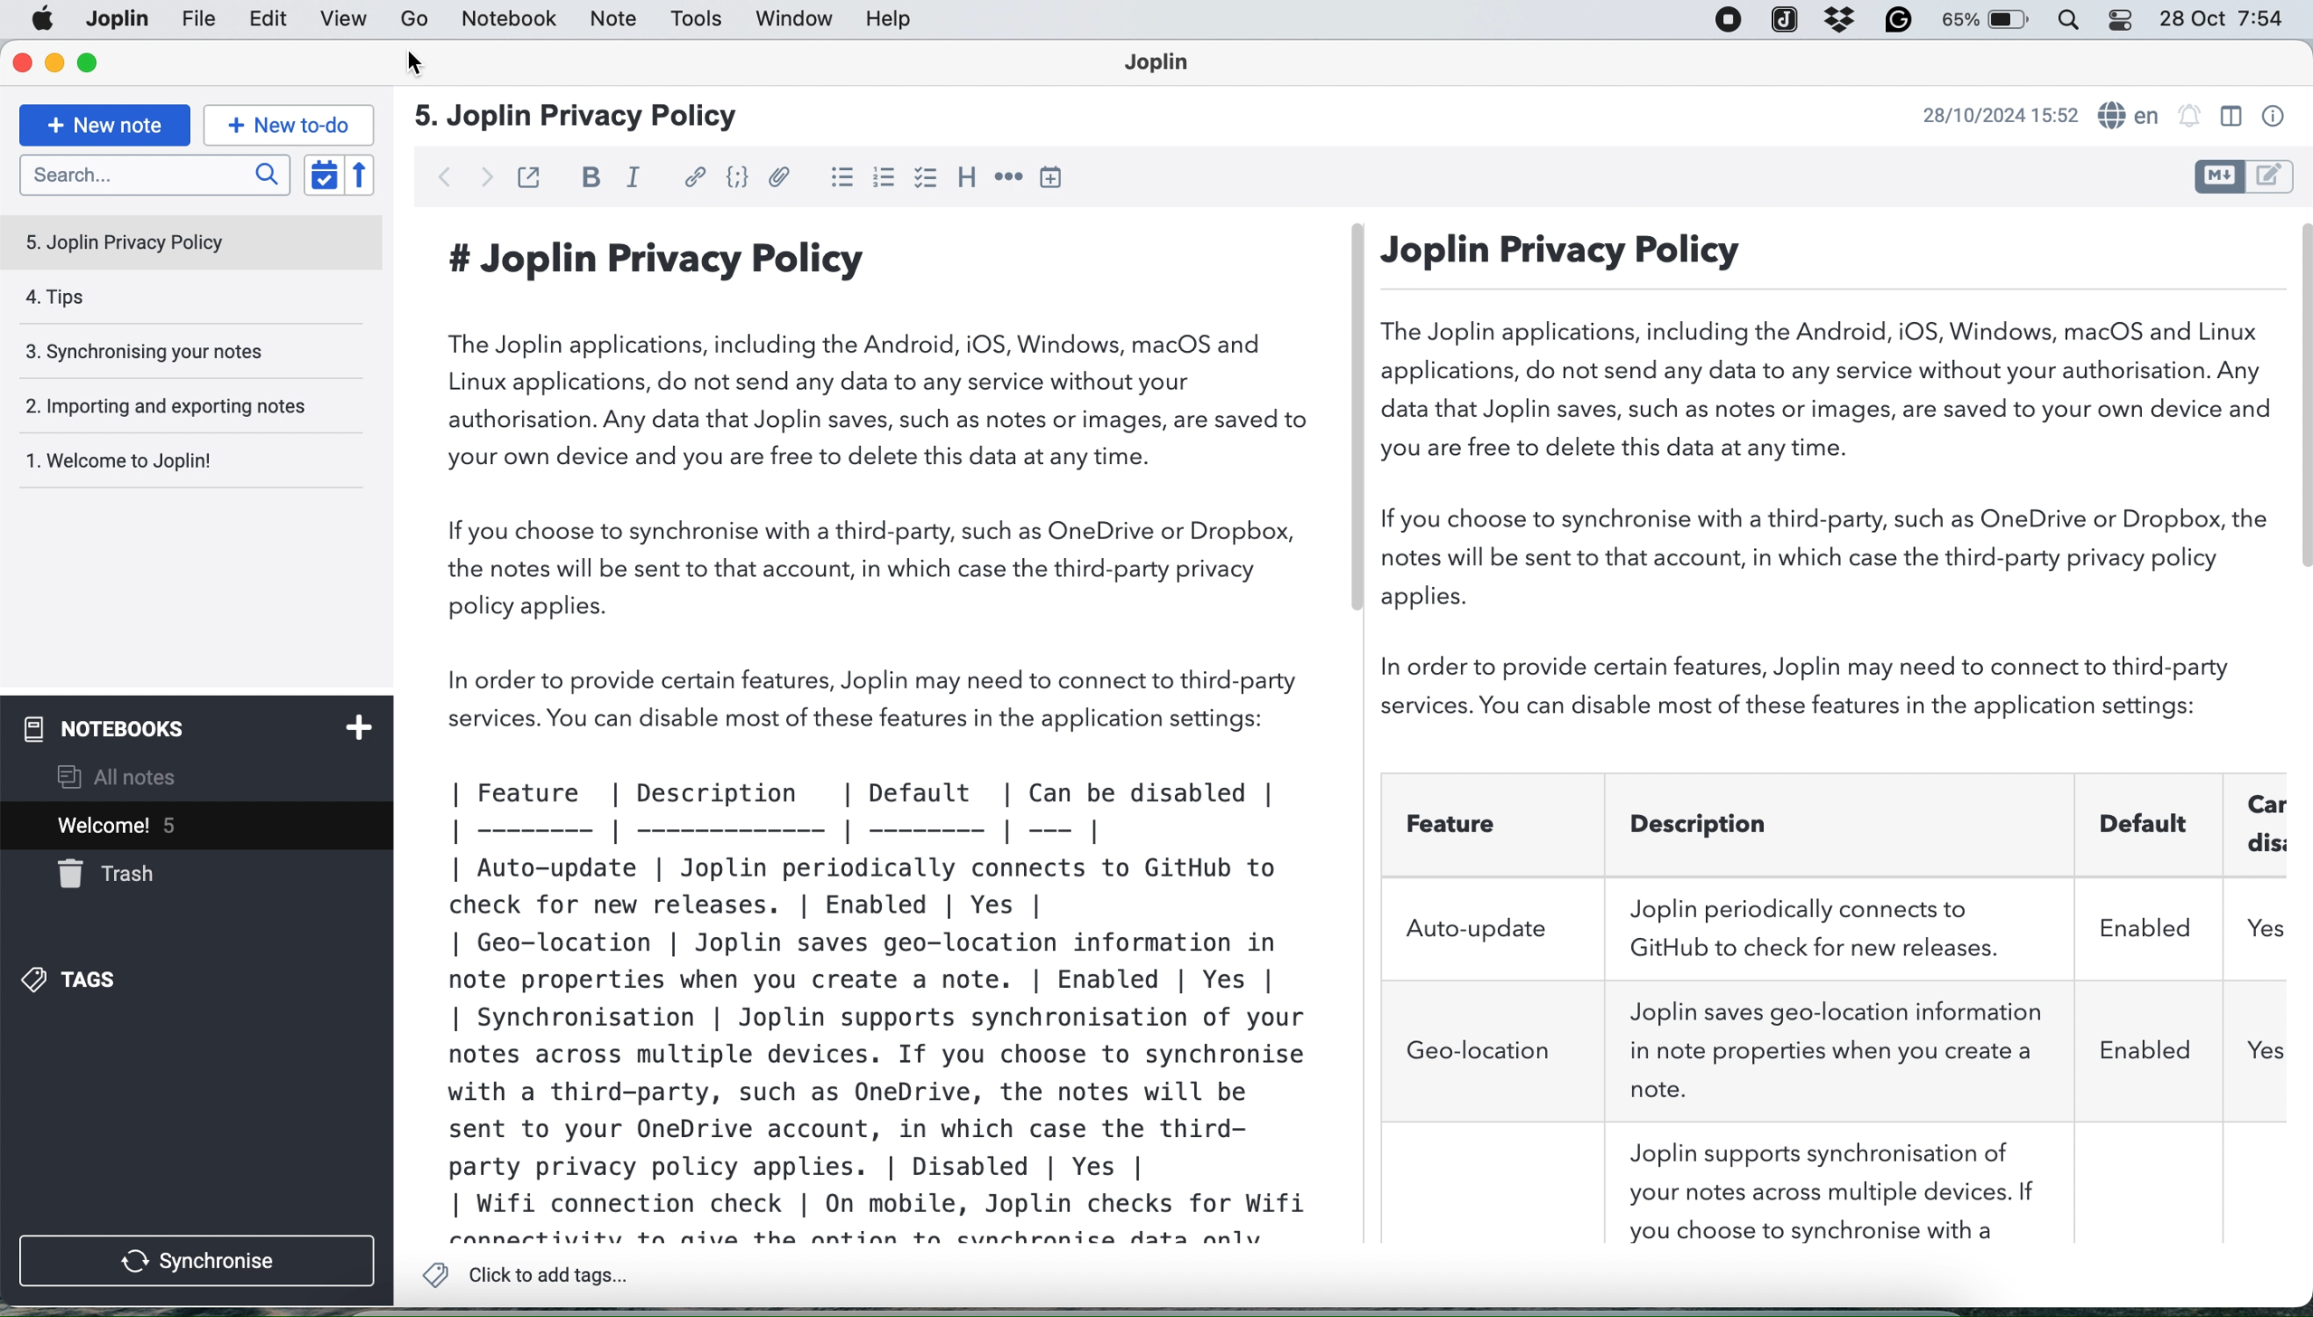  I want to click on toggle external editing, so click(529, 180).